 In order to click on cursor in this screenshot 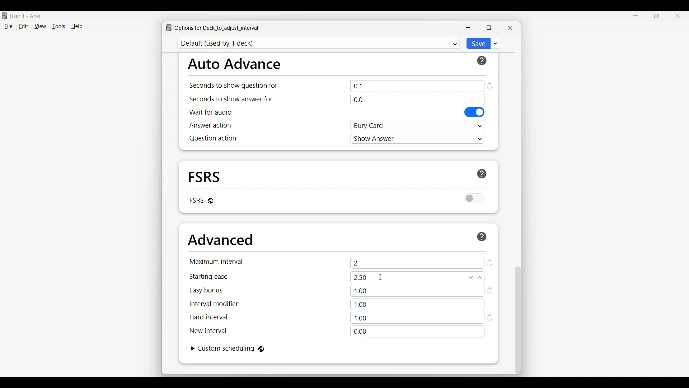, I will do `click(381, 277)`.